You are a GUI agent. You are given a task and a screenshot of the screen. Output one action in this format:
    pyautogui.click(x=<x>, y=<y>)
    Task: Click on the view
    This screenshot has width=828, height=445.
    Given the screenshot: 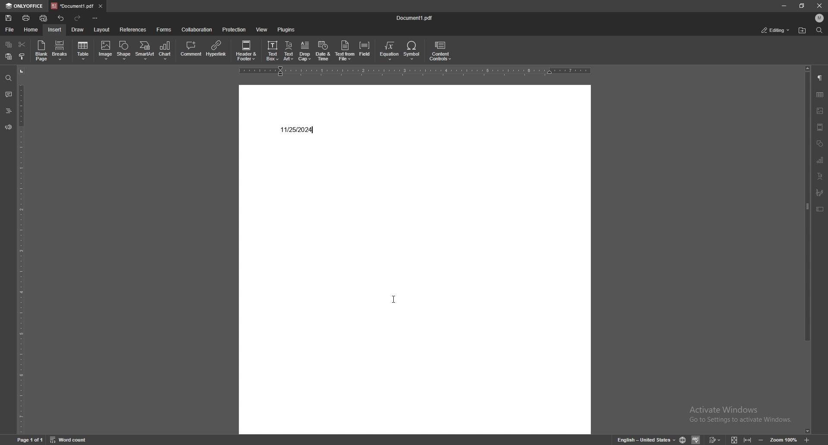 What is the action you would take?
    pyautogui.click(x=262, y=29)
    